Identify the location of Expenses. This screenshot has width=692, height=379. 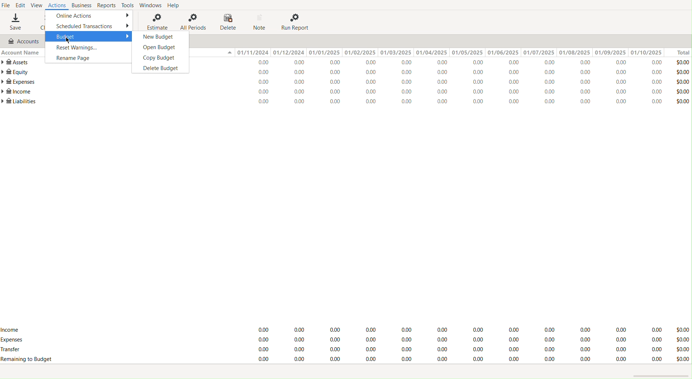
(18, 82).